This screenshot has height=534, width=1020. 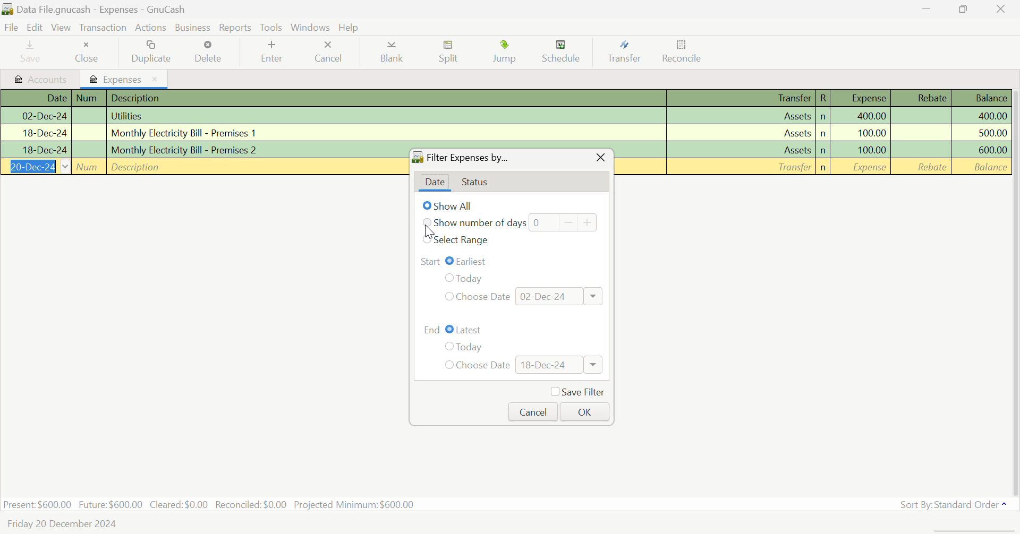 What do you see at coordinates (311, 27) in the screenshot?
I see `Windows` at bounding box center [311, 27].